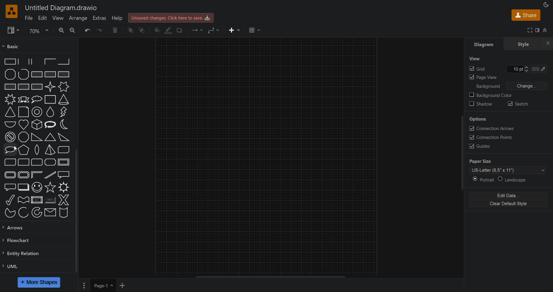 Image resolution: width=553 pixels, height=292 pixels. I want to click on New Page, so click(123, 285).